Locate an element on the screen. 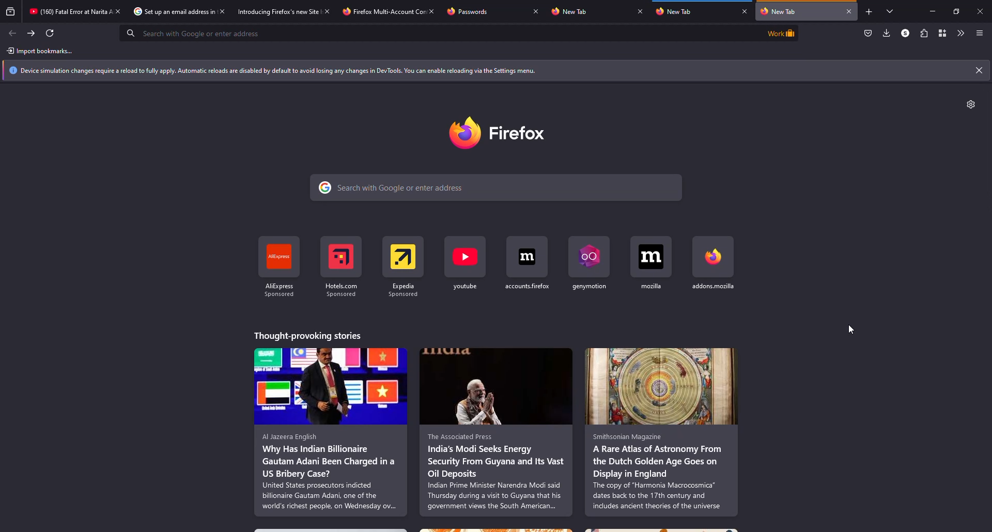 Image resolution: width=992 pixels, height=532 pixels. close is located at coordinates (745, 11).